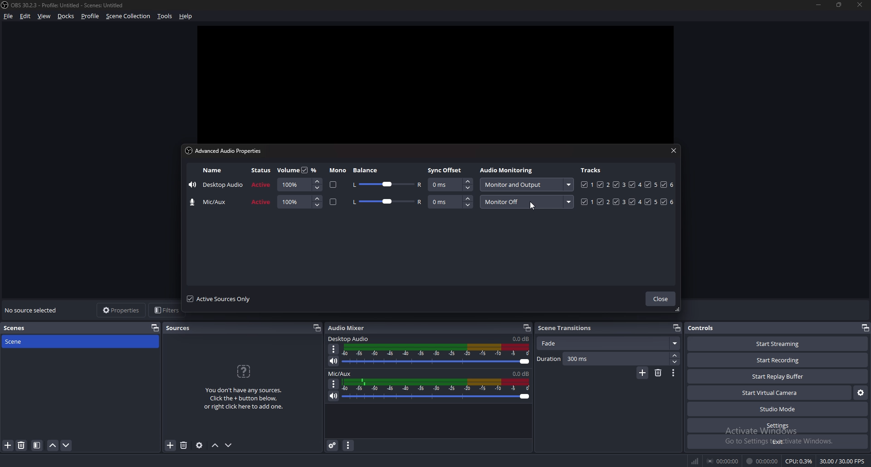 The width and height of the screenshot is (871, 467). Describe the element at coordinates (338, 170) in the screenshot. I see `mono` at that location.